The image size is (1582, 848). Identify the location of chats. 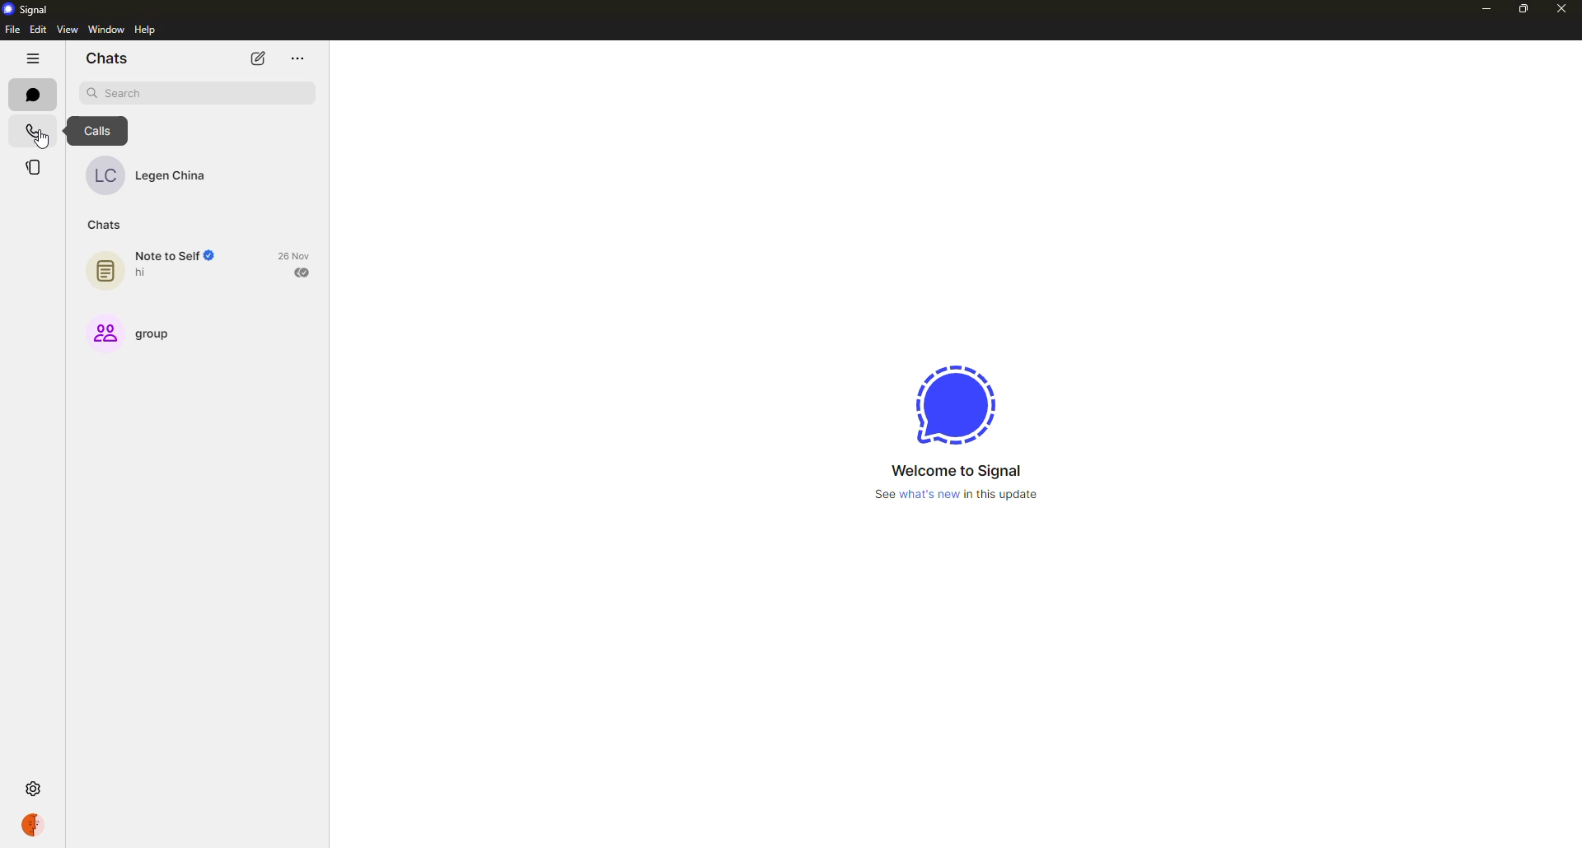
(106, 58).